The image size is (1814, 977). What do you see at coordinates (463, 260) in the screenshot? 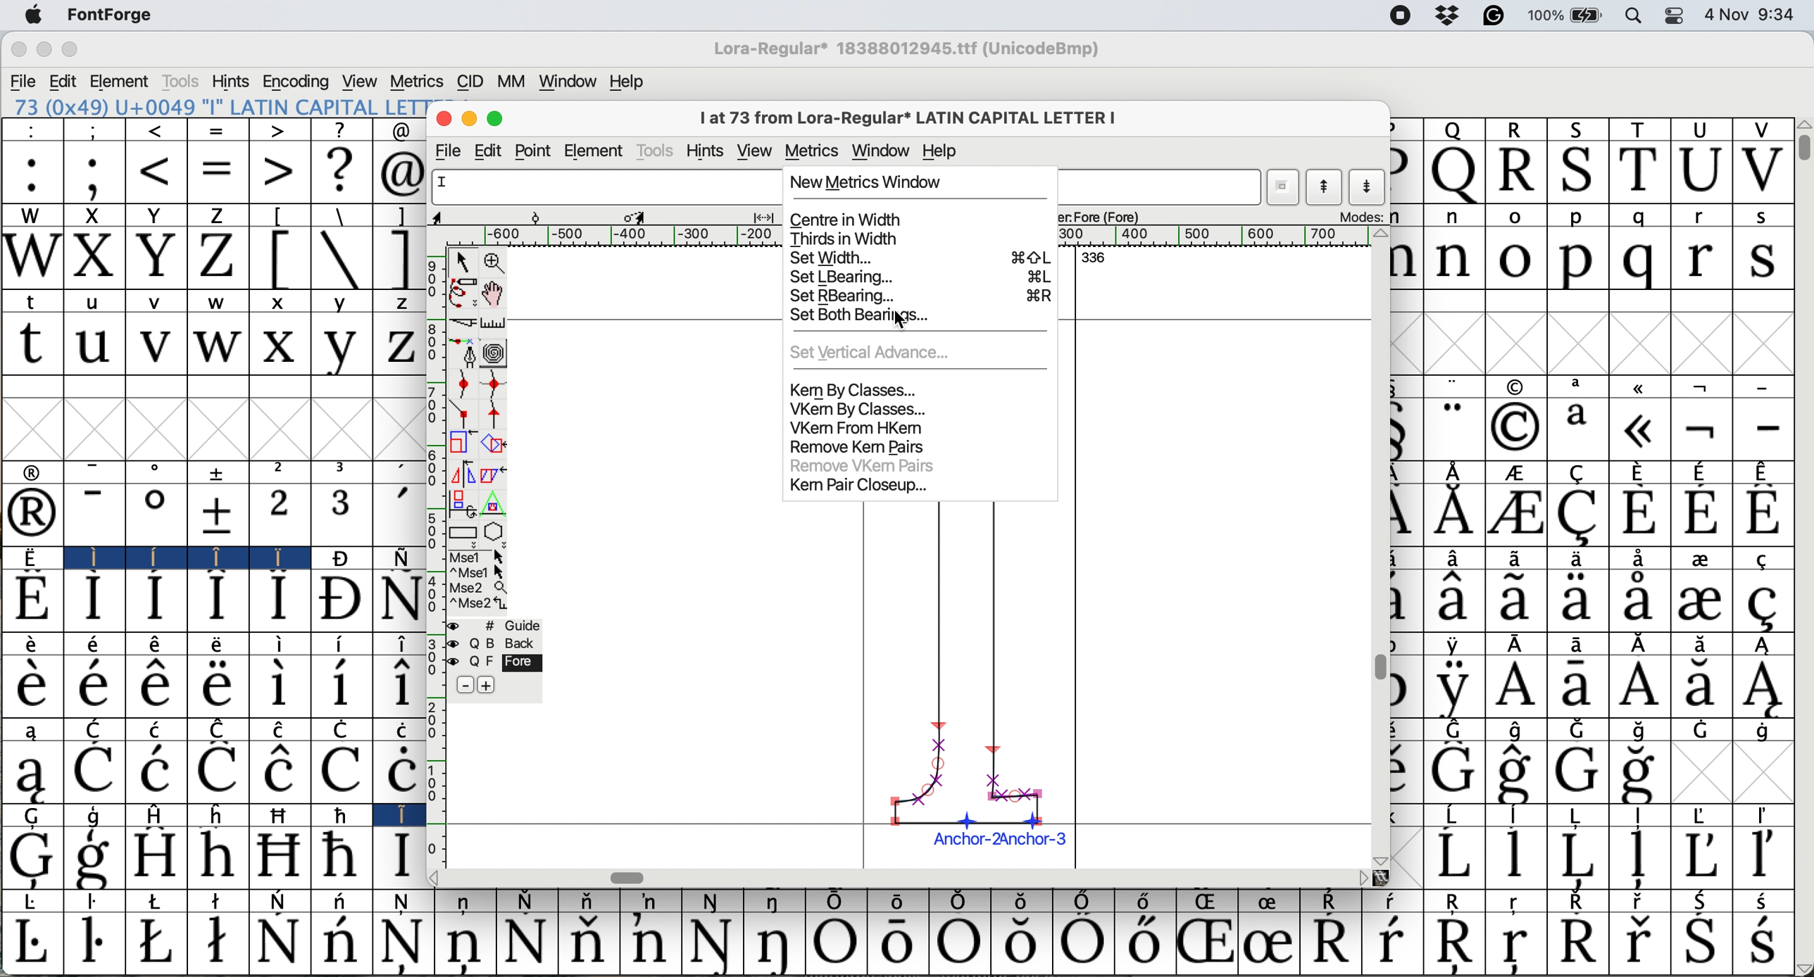
I see `selector` at bounding box center [463, 260].